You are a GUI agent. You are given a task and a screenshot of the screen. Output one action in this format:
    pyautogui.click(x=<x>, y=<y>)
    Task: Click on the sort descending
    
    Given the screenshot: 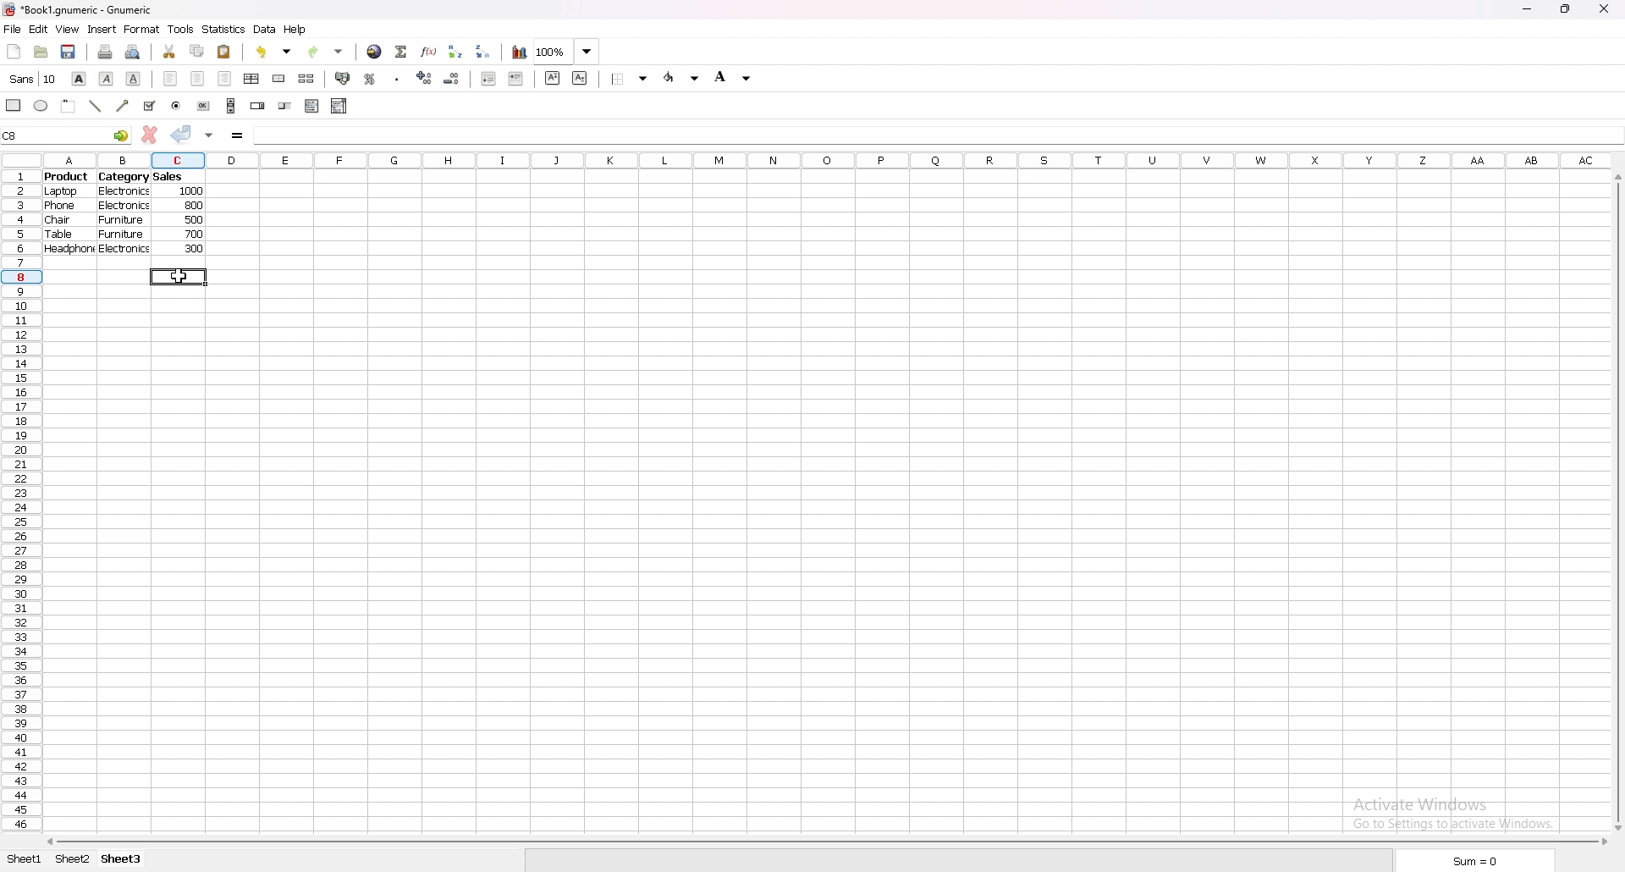 What is the action you would take?
    pyautogui.click(x=482, y=51)
    